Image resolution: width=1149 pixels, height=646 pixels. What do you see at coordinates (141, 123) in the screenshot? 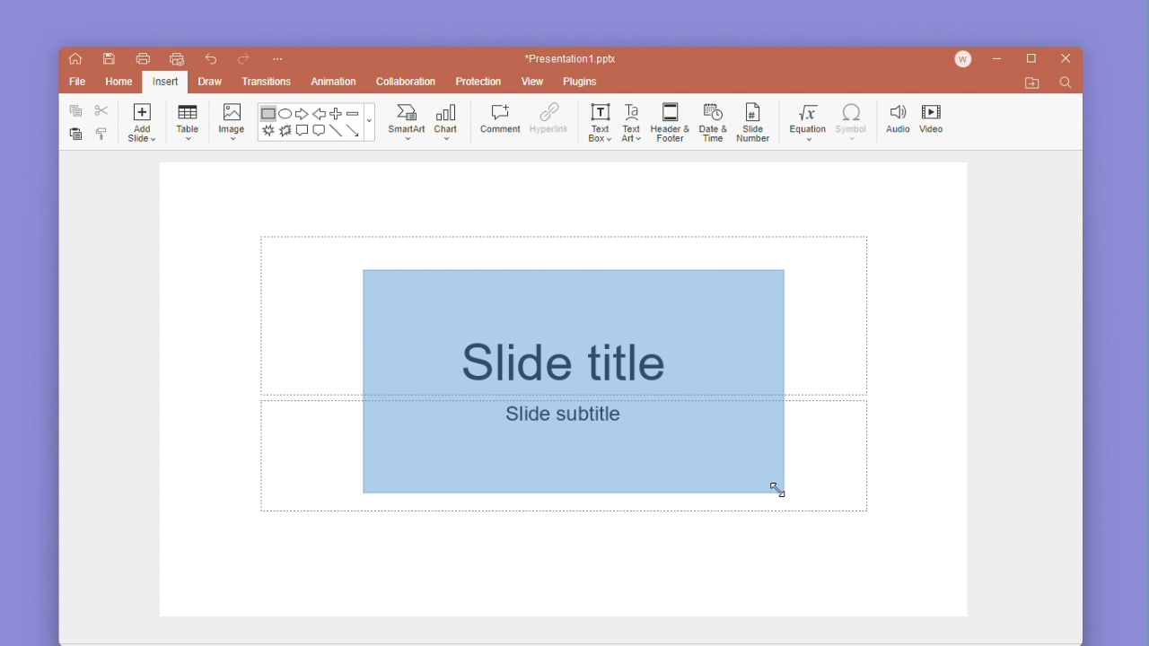
I see `add slide` at bounding box center [141, 123].